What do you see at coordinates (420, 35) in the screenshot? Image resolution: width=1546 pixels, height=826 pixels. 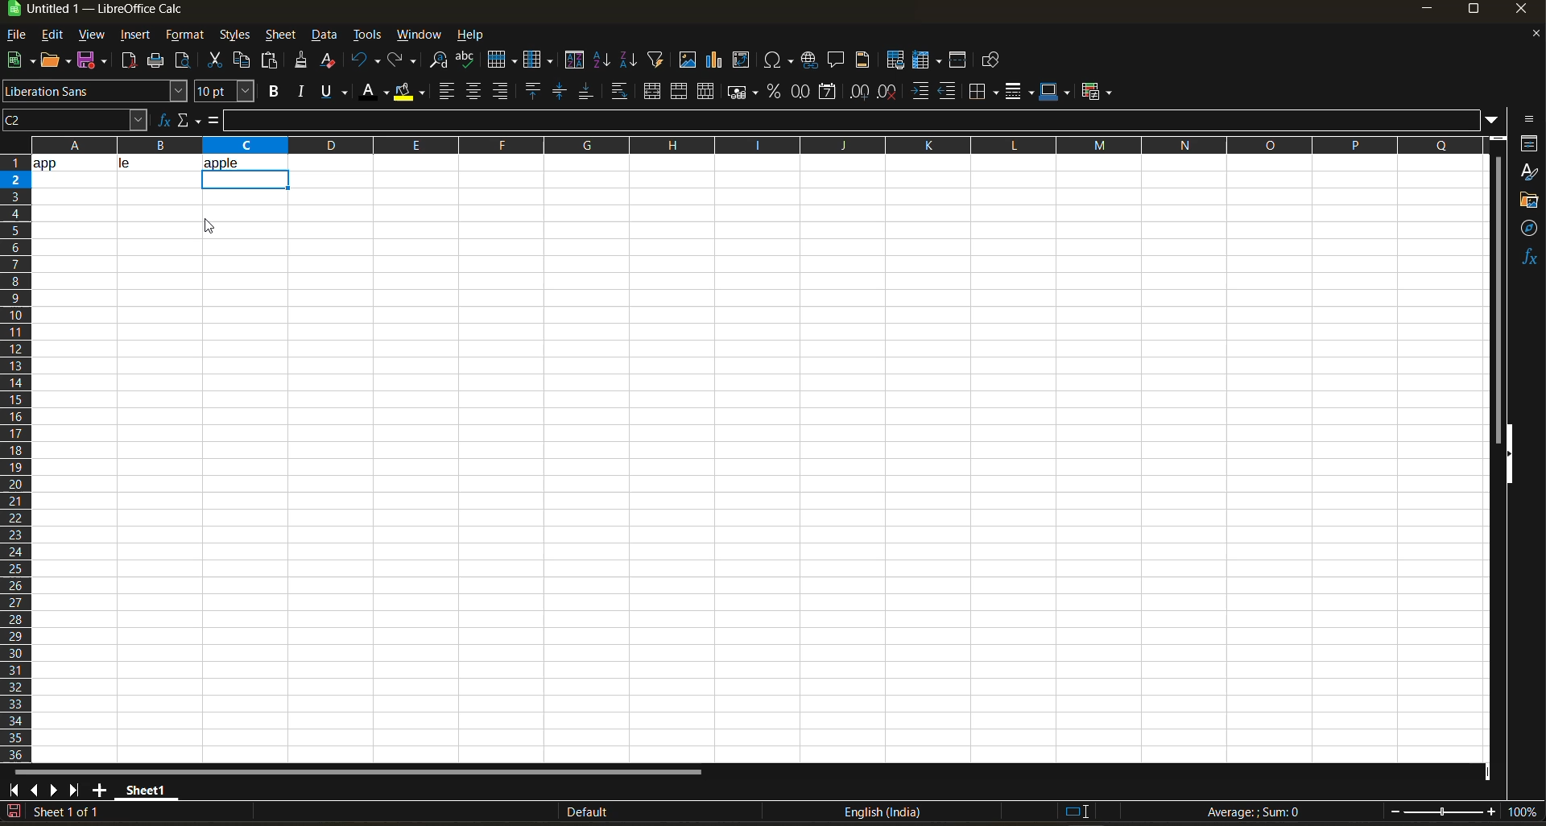 I see `window` at bounding box center [420, 35].